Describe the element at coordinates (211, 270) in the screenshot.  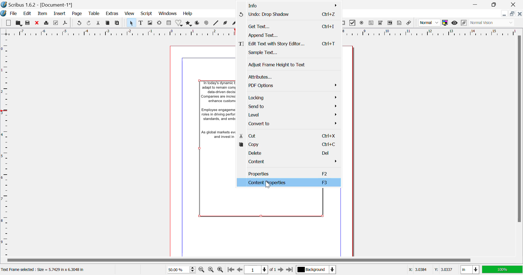
I see `Zoom to 100%` at that location.